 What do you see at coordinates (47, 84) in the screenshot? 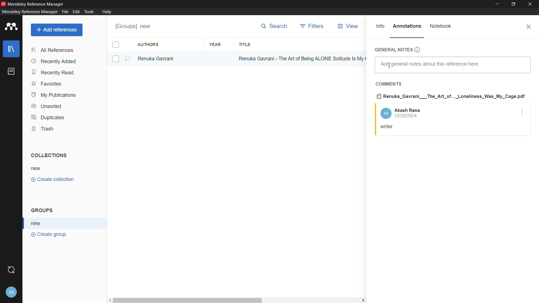
I see `favorites` at bounding box center [47, 84].